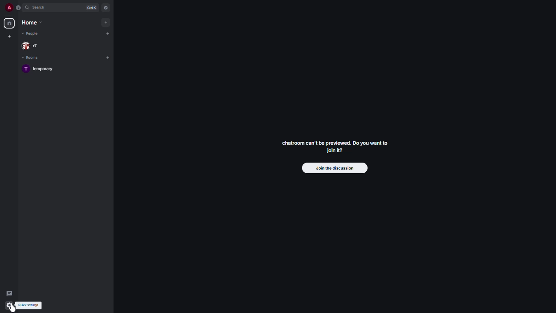  I want to click on search, so click(39, 8).